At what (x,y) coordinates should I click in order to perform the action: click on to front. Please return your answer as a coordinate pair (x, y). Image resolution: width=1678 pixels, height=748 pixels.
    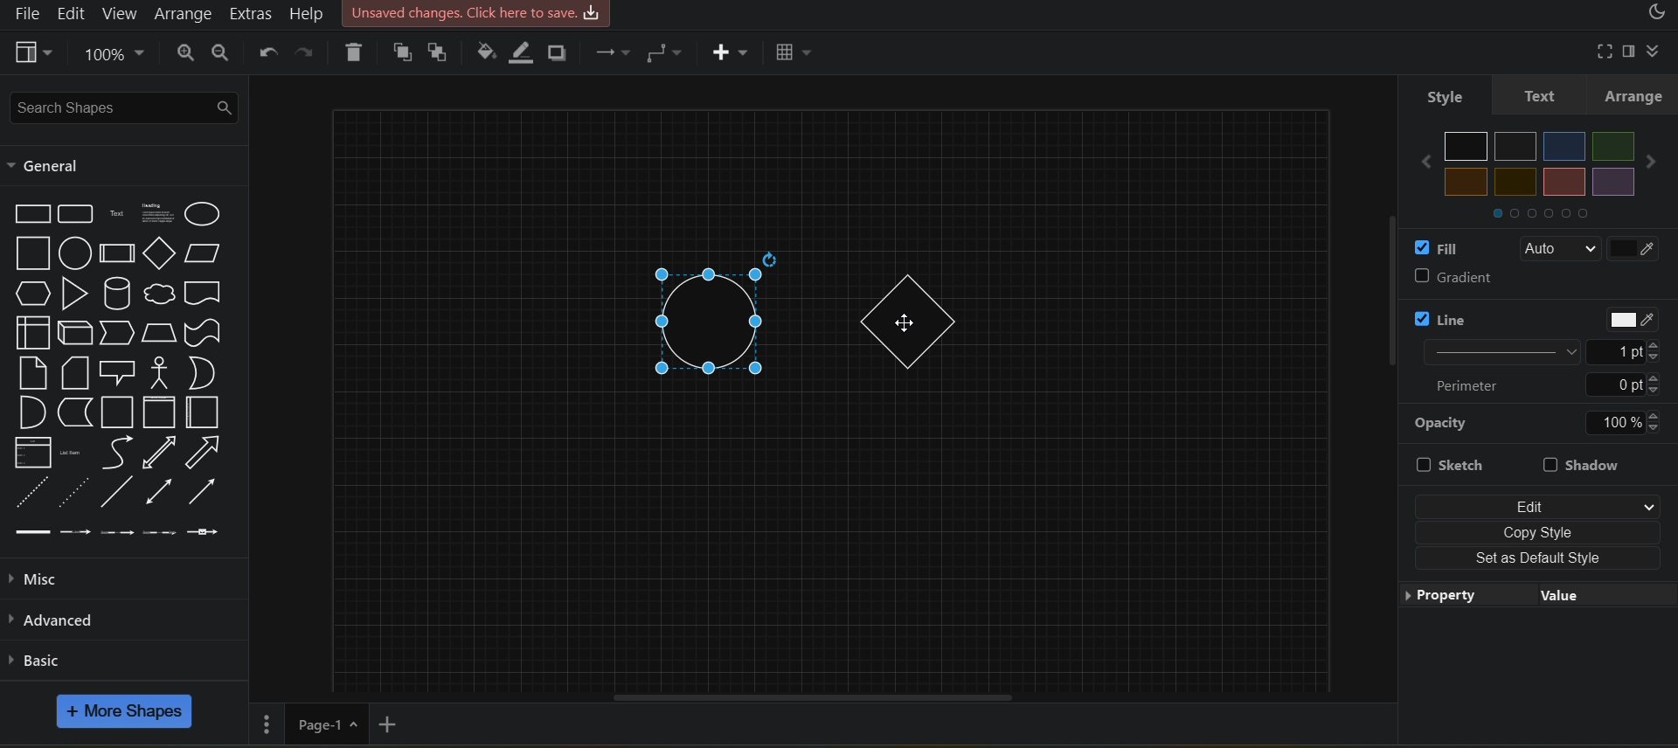
    Looking at the image, I should click on (402, 52).